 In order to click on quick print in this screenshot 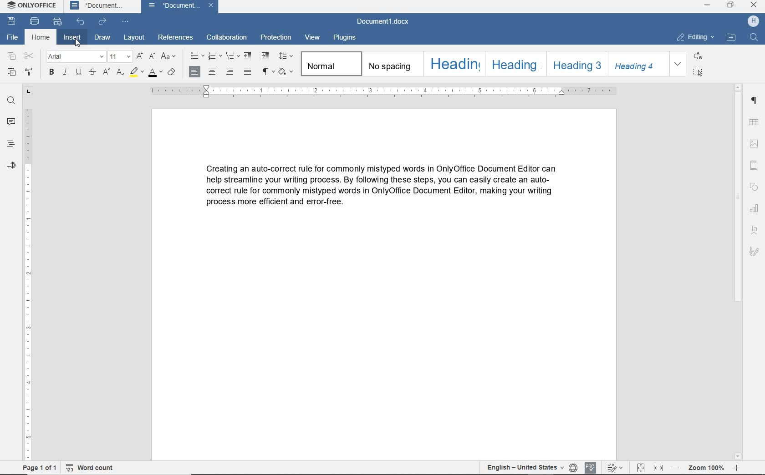, I will do `click(57, 21)`.